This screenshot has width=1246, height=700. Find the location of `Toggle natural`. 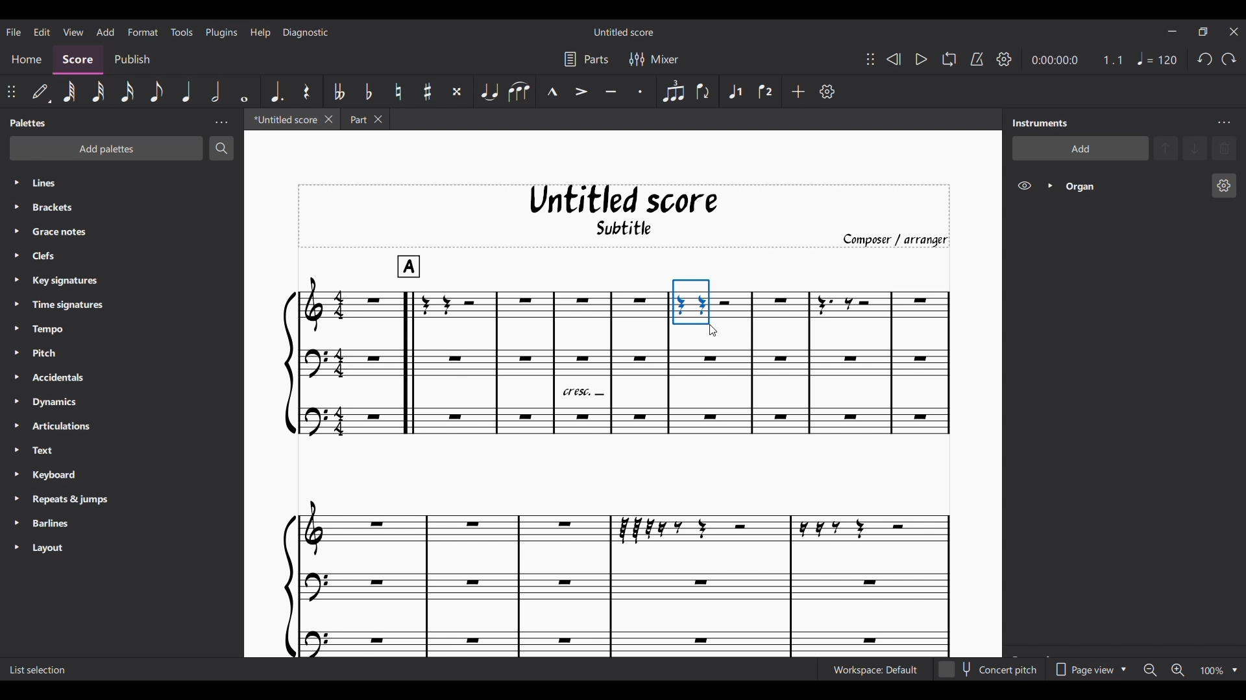

Toggle natural is located at coordinates (398, 92).